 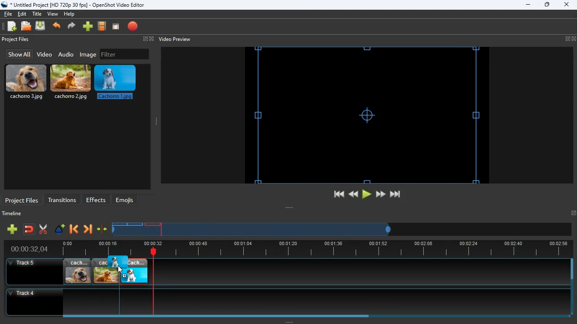 What do you see at coordinates (12, 229) in the screenshot?
I see `add` at bounding box center [12, 229].